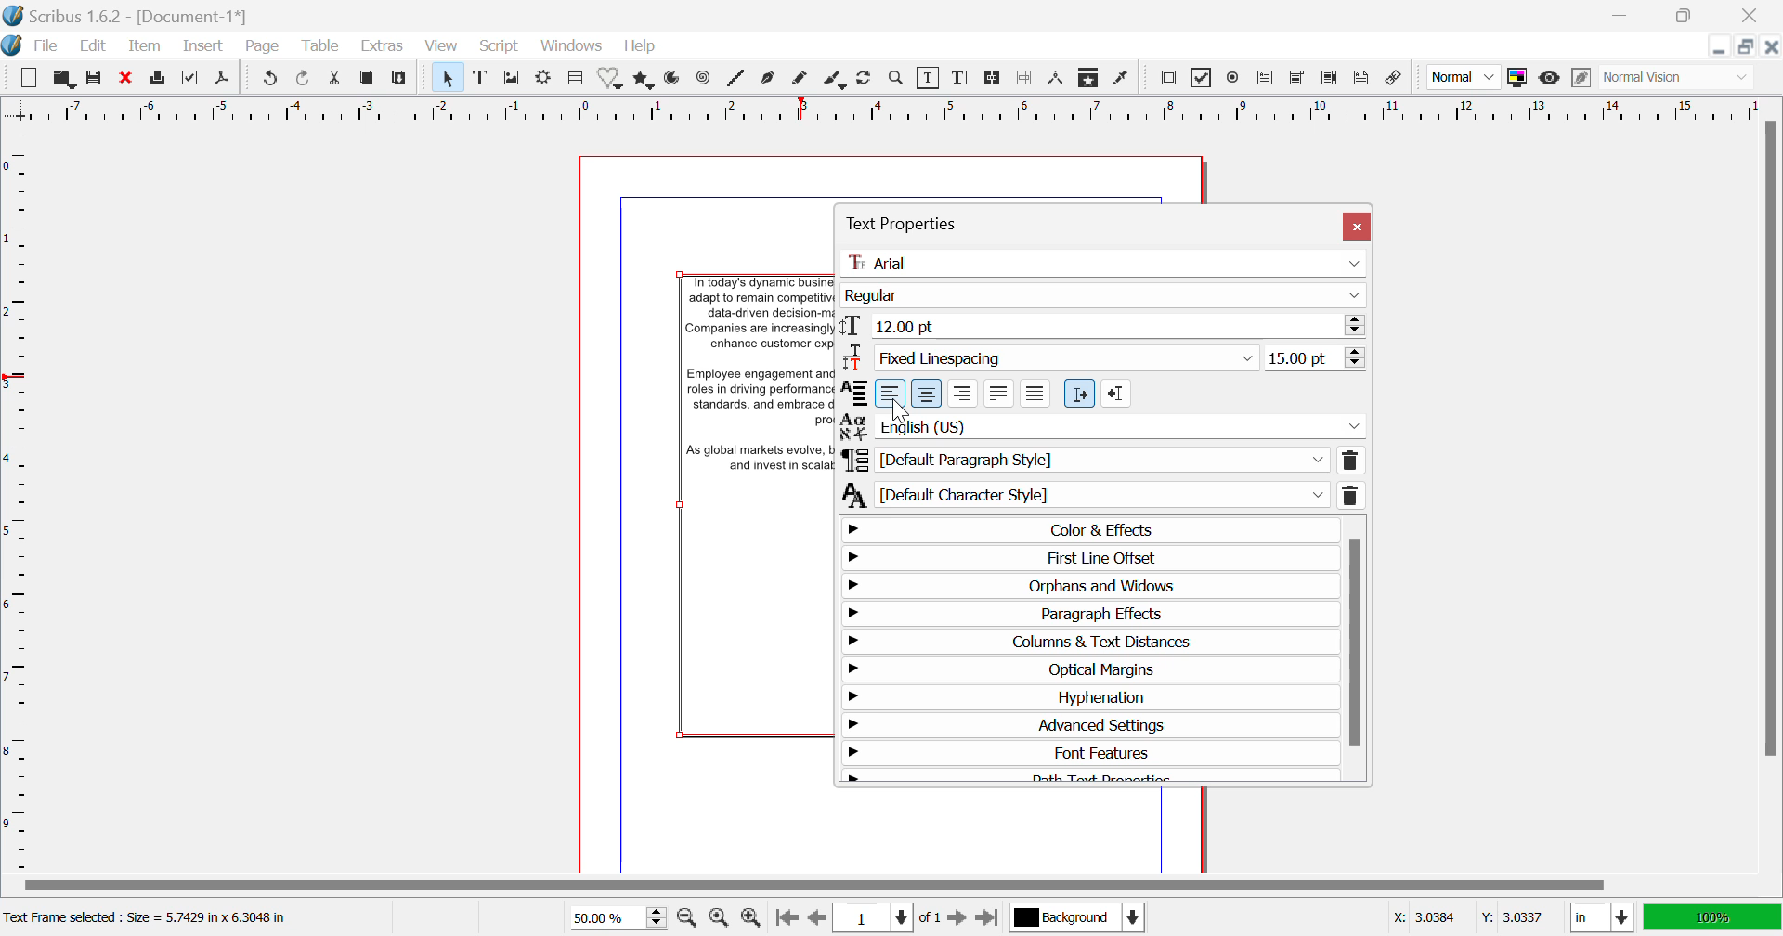 The image size is (1783, 936). I want to click on Copy, so click(370, 78).